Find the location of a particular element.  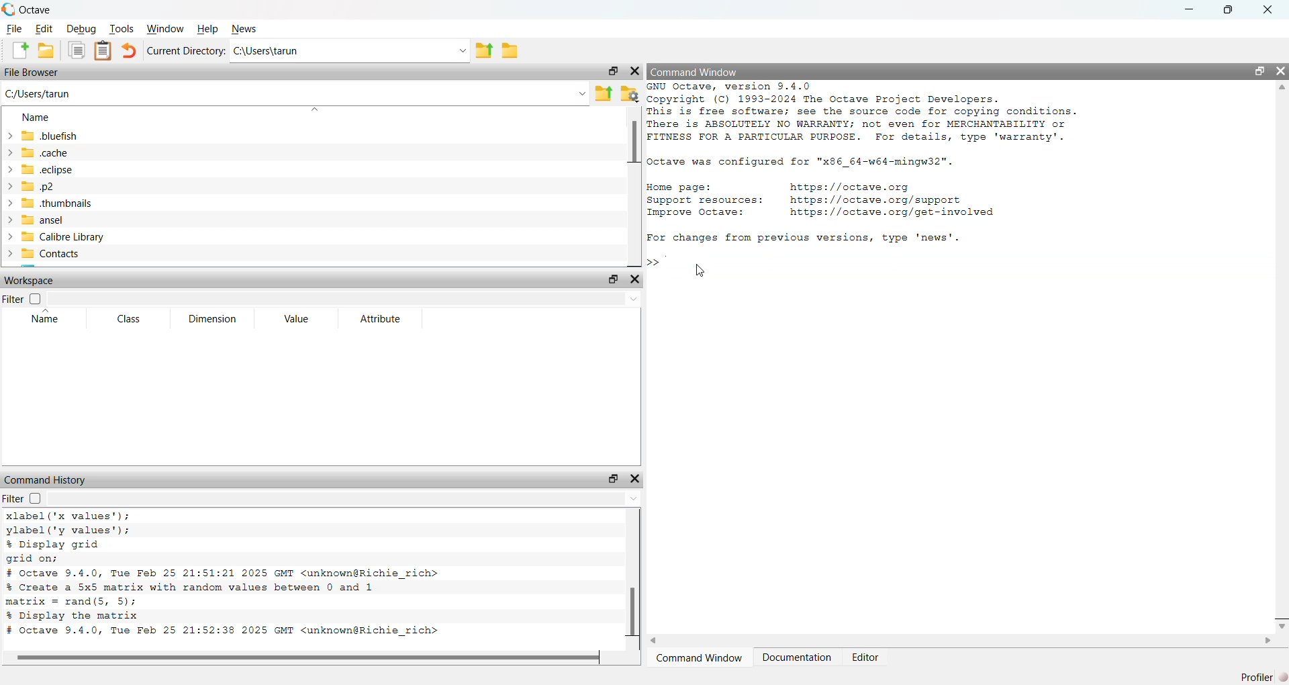

Documentation is located at coordinates (796, 659).